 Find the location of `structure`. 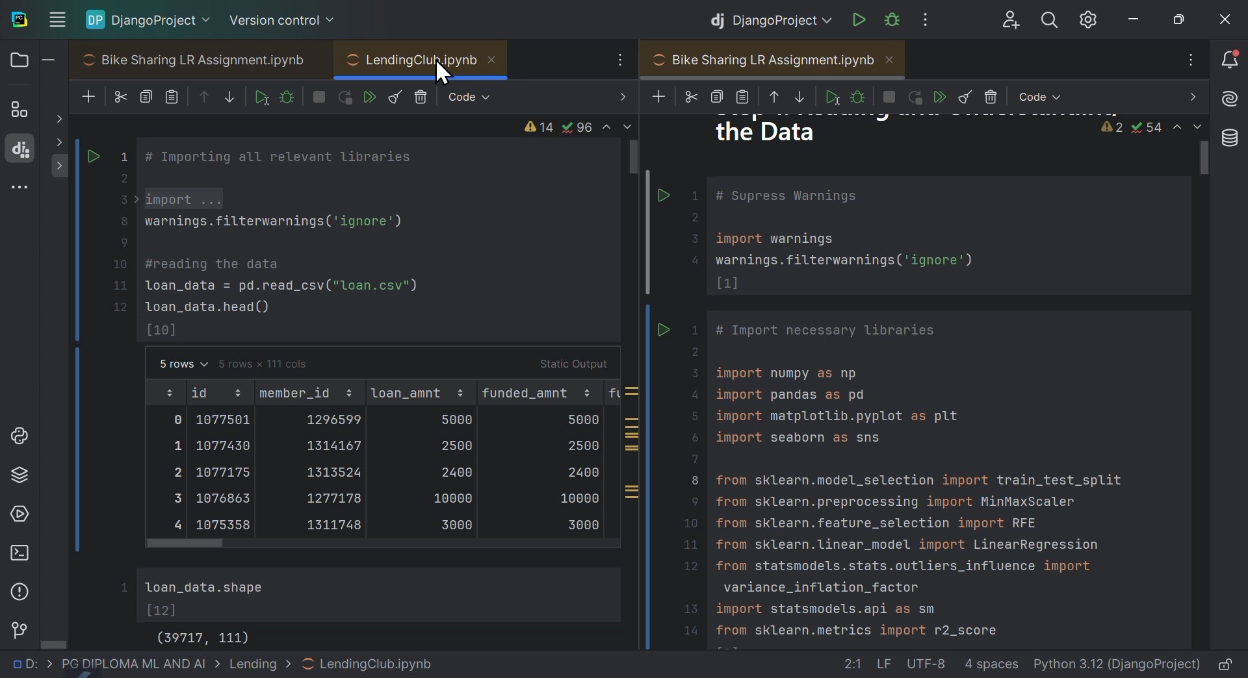

structure is located at coordinates (19, 108).